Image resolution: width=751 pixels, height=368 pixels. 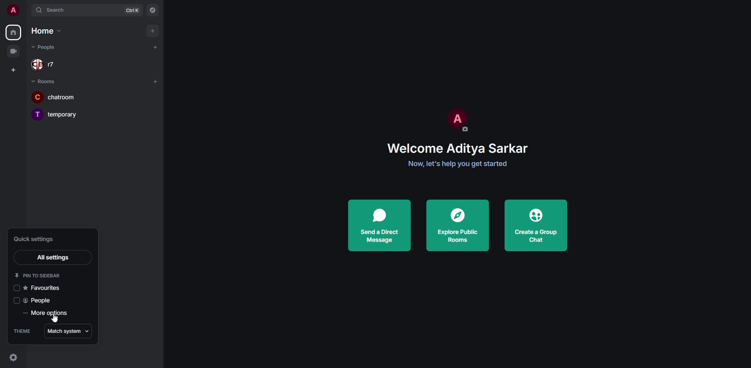 What do you see at coordinates (461, 164) in the screenshot?
I see `get started` at bounding box center [461, 164].